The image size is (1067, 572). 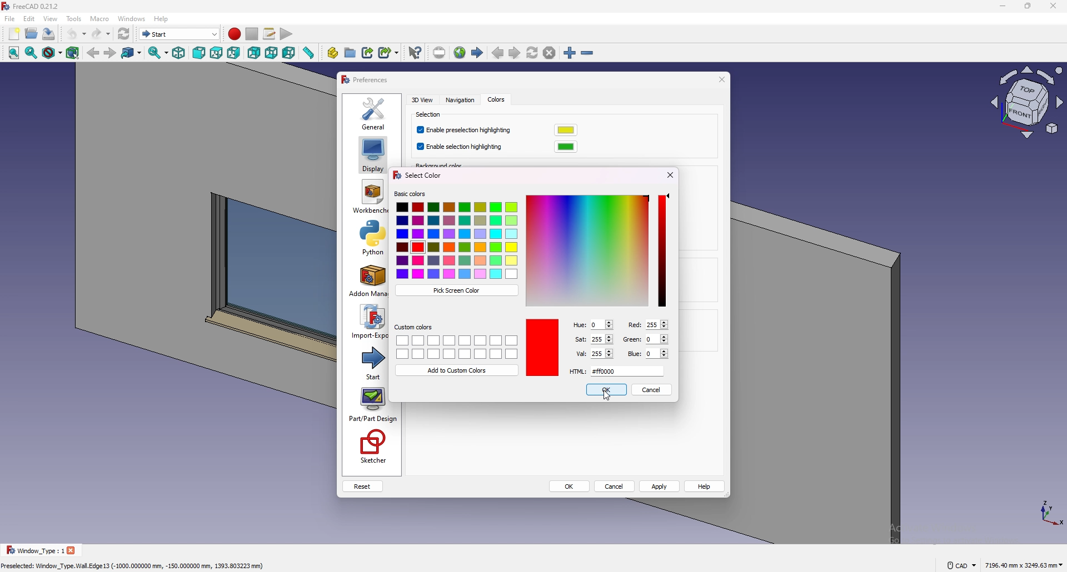 I want to click on 0, so click(x=601, y=325).